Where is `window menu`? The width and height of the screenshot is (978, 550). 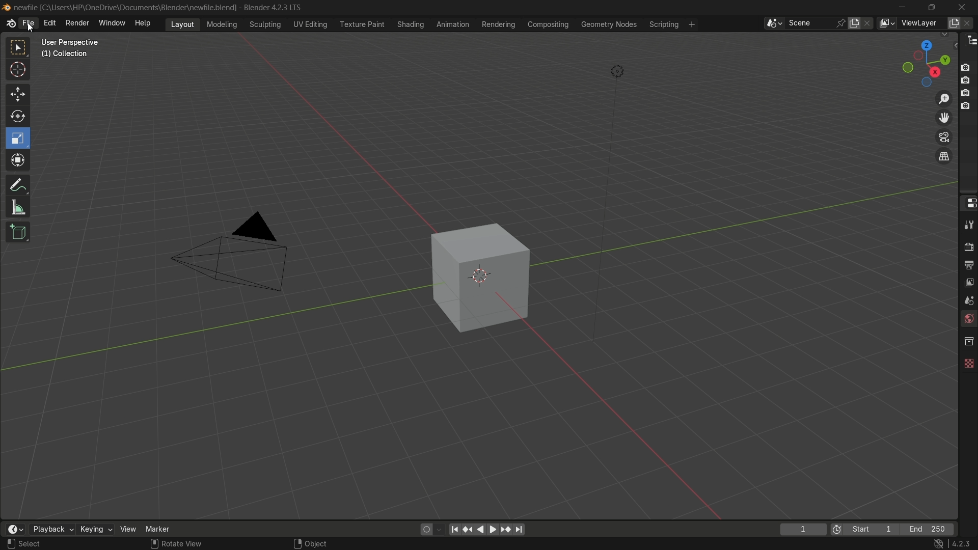
window menu is located at coordinates (113, 24).